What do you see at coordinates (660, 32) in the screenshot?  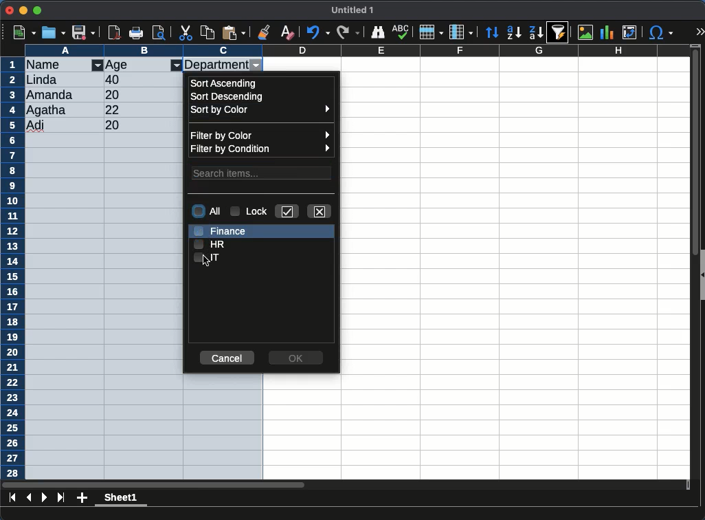 I see `special character` at bounding box center [660, 32].